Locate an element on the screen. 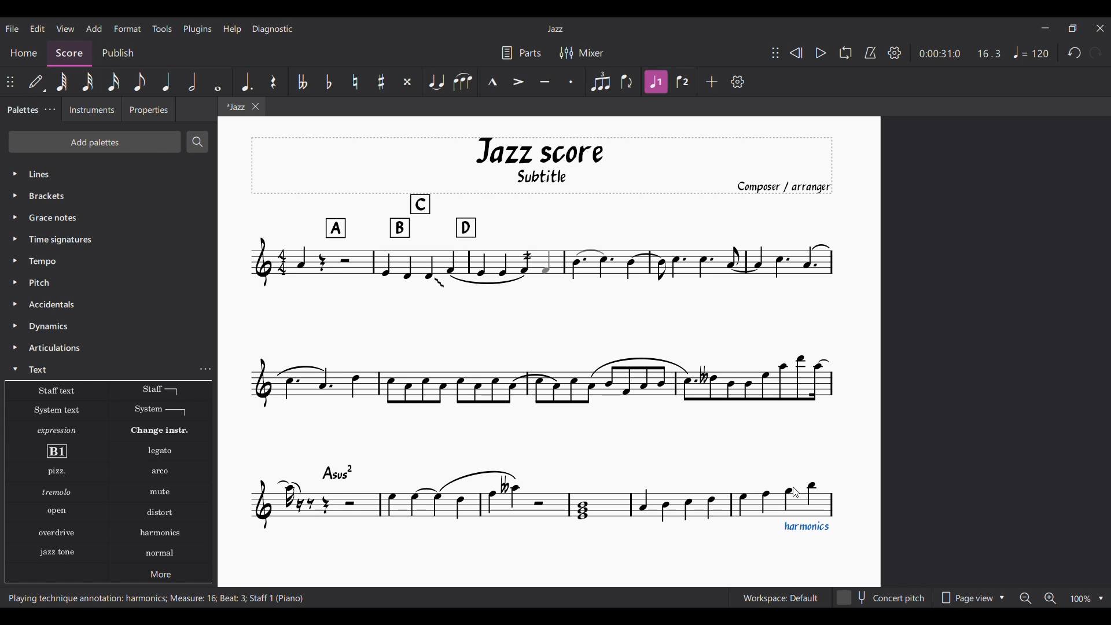 The image size is (1111, 625). View menu is located at coordinates (65, 29).